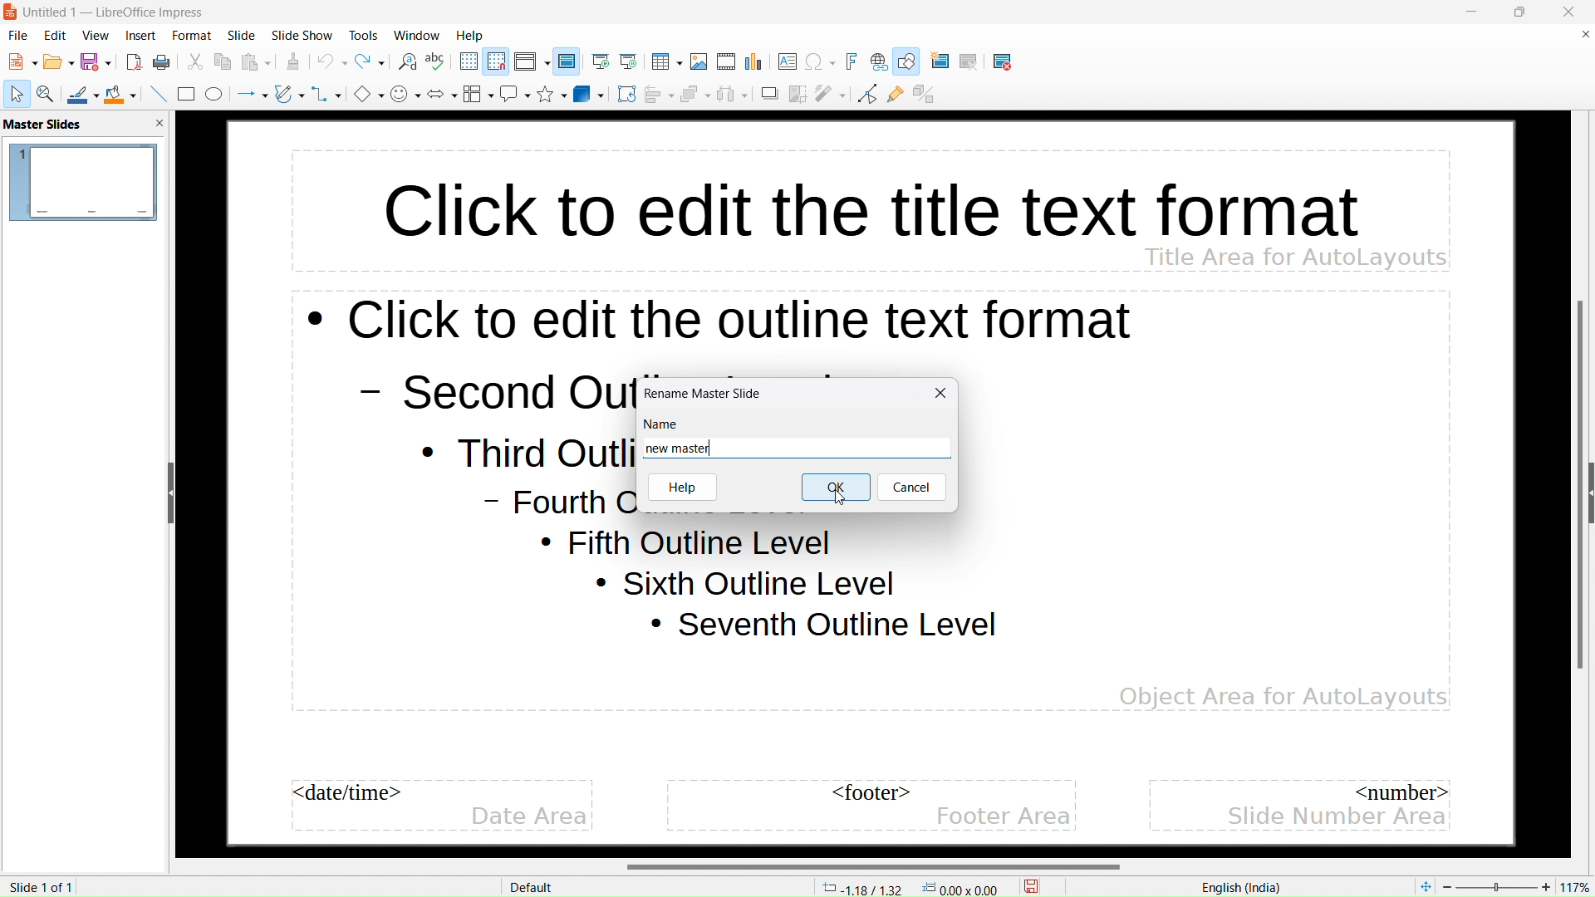 The width and height of the screenshot is (1595, 897). Describe the element at coordinates (842, 500) in the screenshot. I see `cursor` at that location.